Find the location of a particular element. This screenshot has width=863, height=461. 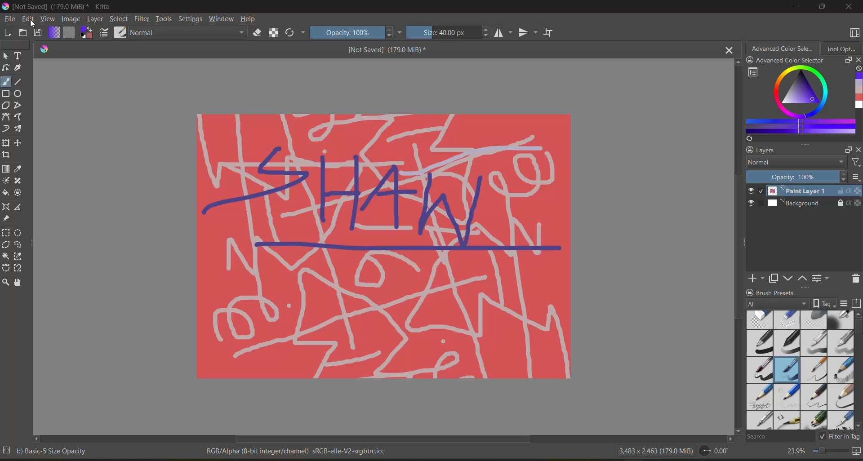

Rectangular selection tool is located at coordinates (6, 232).